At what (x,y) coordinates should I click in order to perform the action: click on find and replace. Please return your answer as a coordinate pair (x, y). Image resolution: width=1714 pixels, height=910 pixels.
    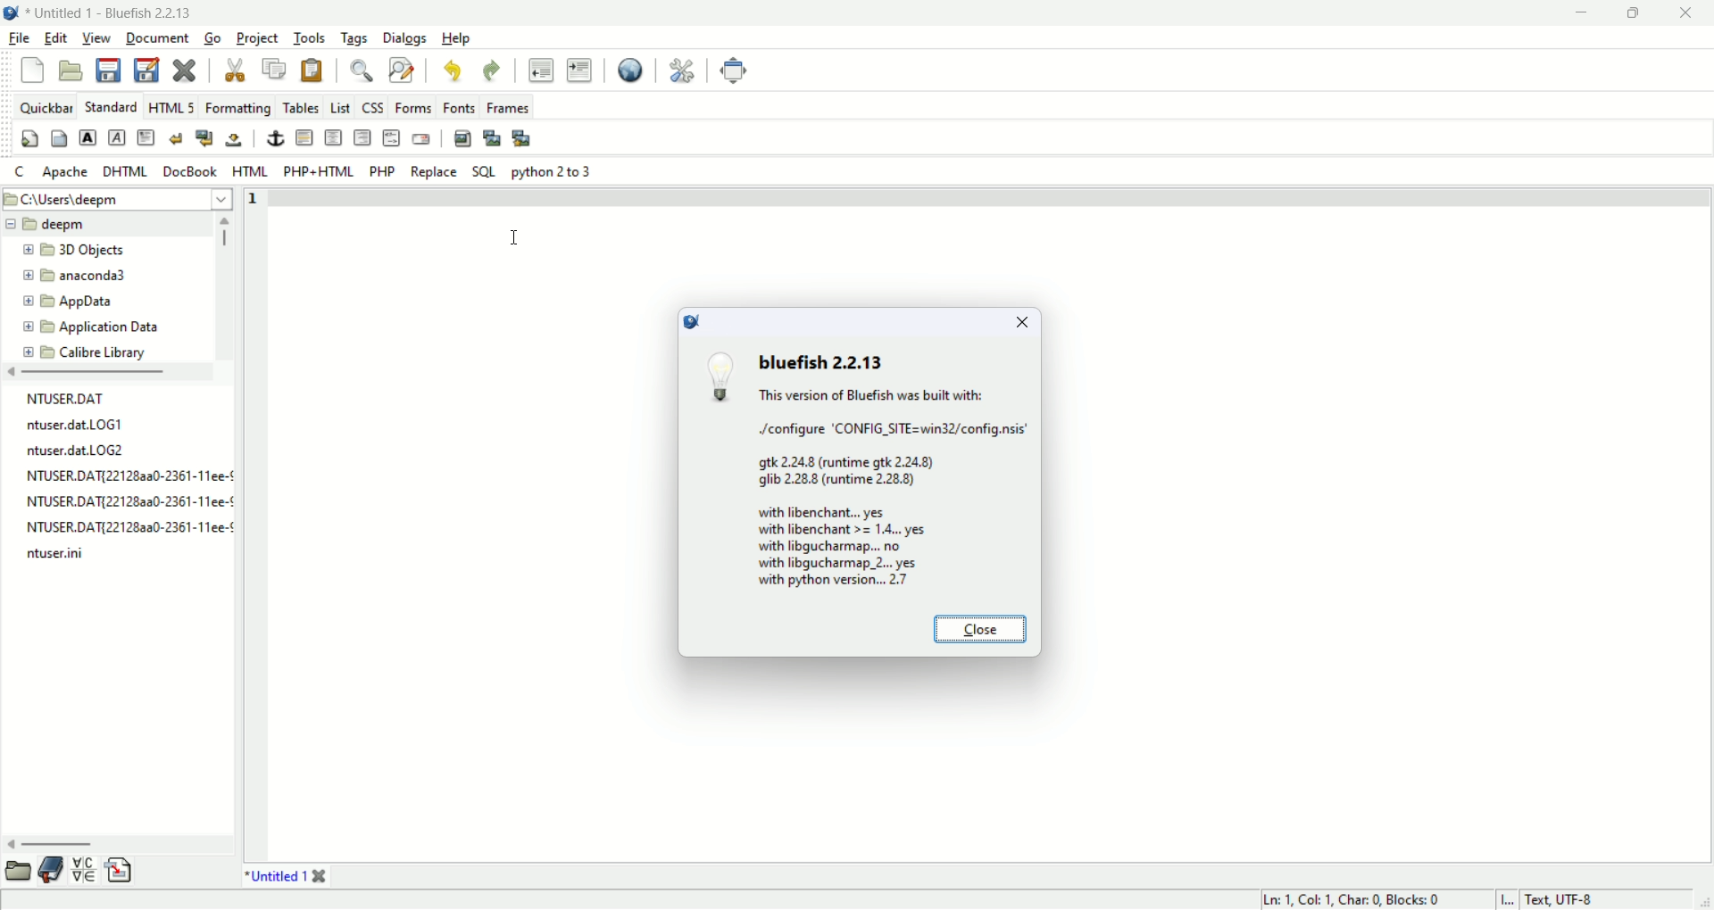
    Looking at the image, I should click on (401, 70).